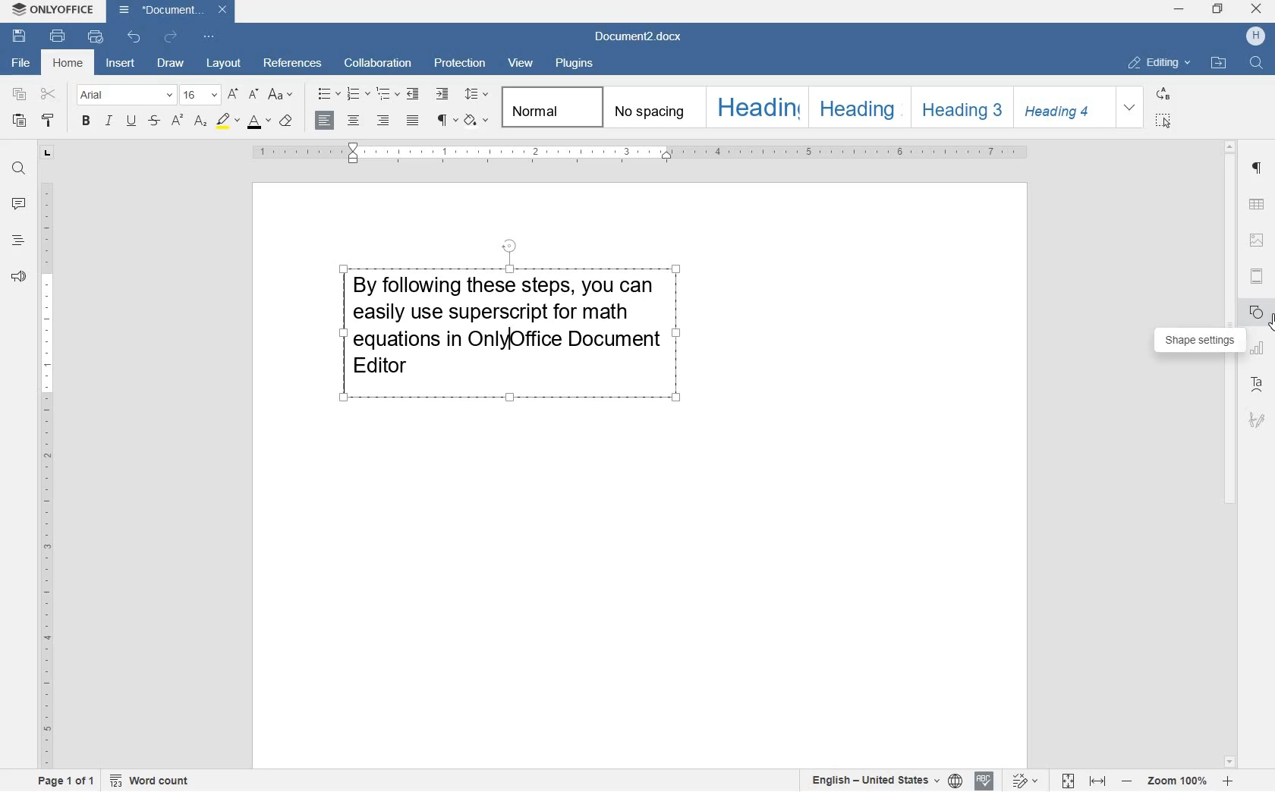 This screenshot has width=1275, height=792. Describe the element at coordinates (21, 170) in the screenshot. I see `find` at that location.